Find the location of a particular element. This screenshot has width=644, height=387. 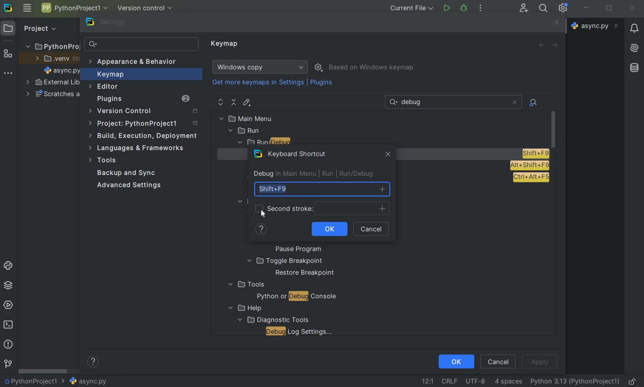

go to line is located at coordinates (427, 381).